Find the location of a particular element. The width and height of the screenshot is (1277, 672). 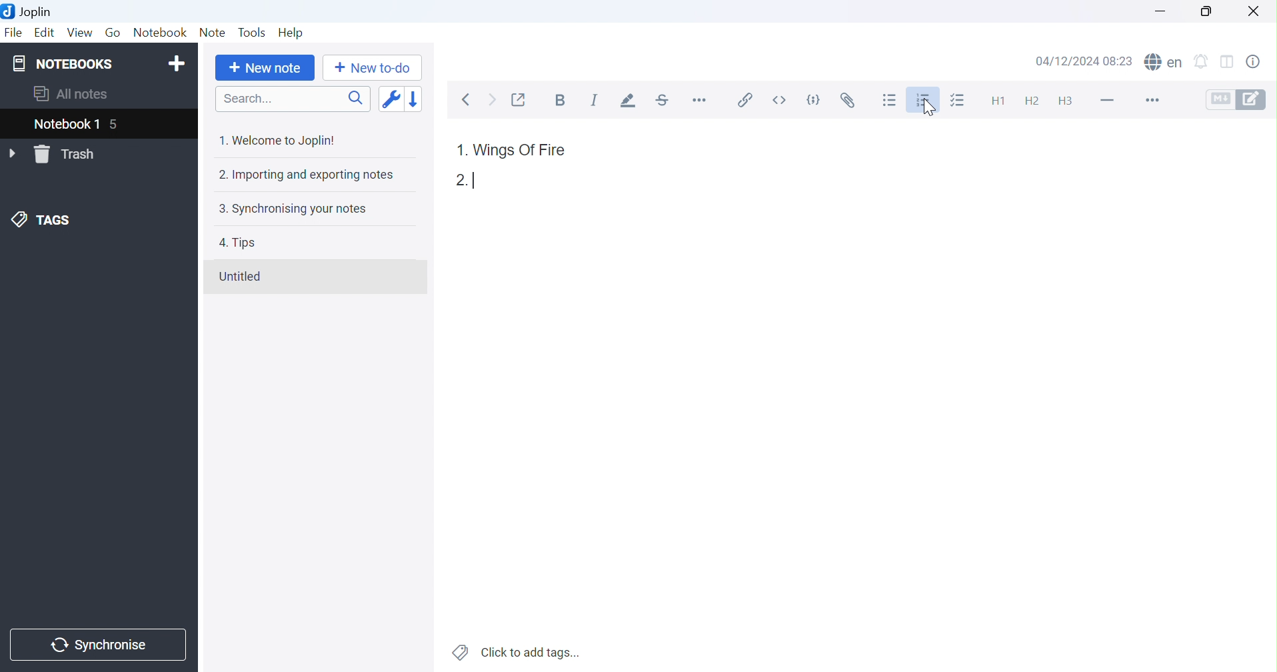

Note is located at coordinates (215, 31).